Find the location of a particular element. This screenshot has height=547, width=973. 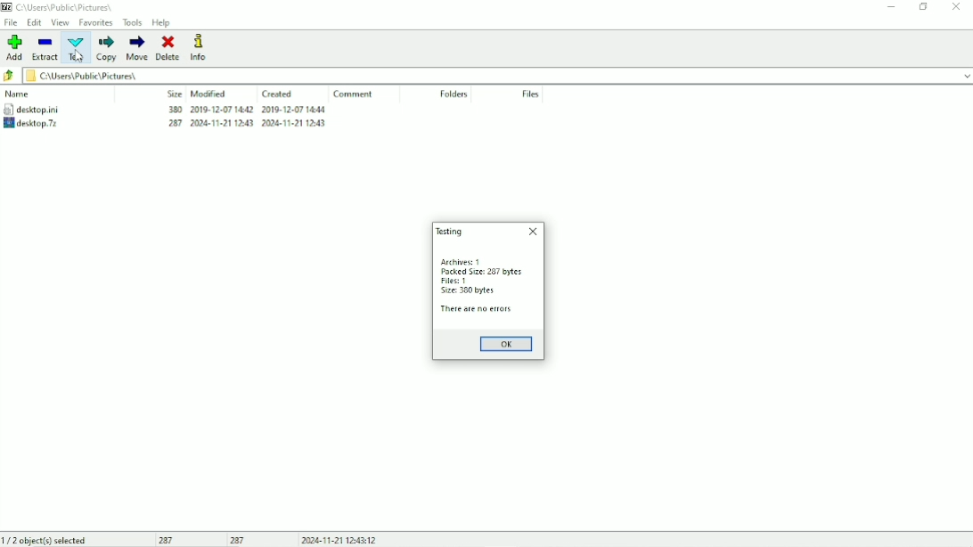

Size is located at coordinates (174, 94).